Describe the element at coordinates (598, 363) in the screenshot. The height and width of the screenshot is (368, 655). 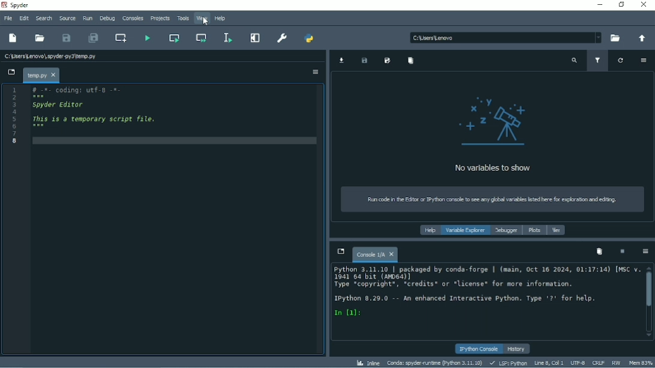
I see `CRLF` at that location.